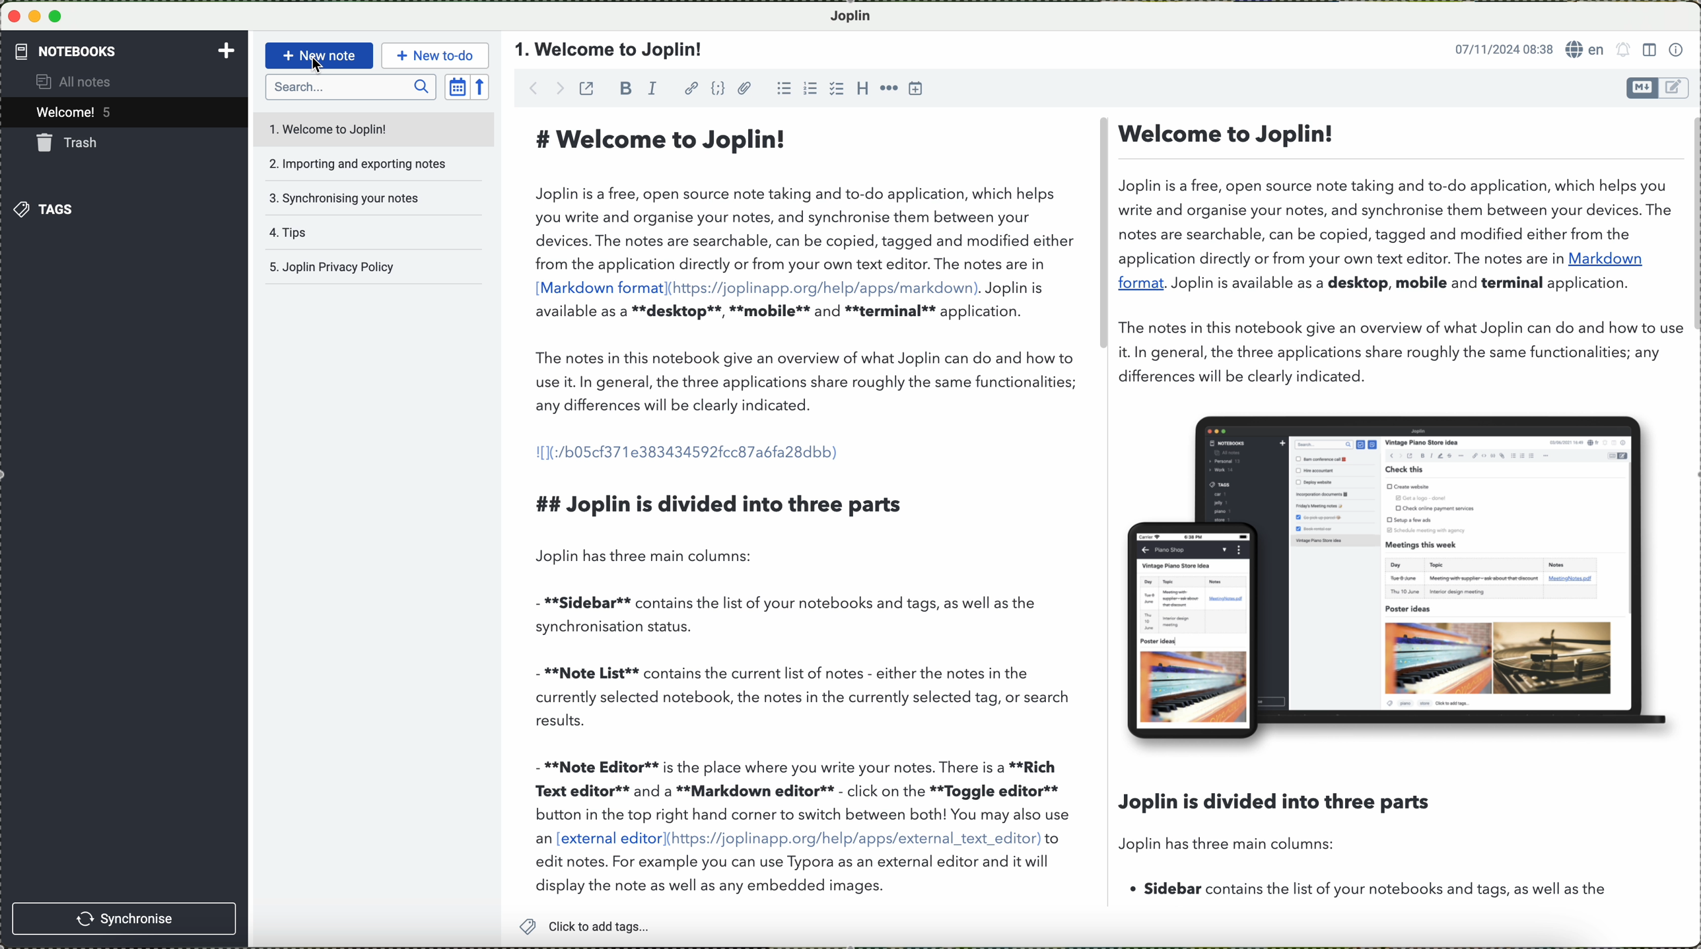  I want to click on checkbox, so click(835, 88).